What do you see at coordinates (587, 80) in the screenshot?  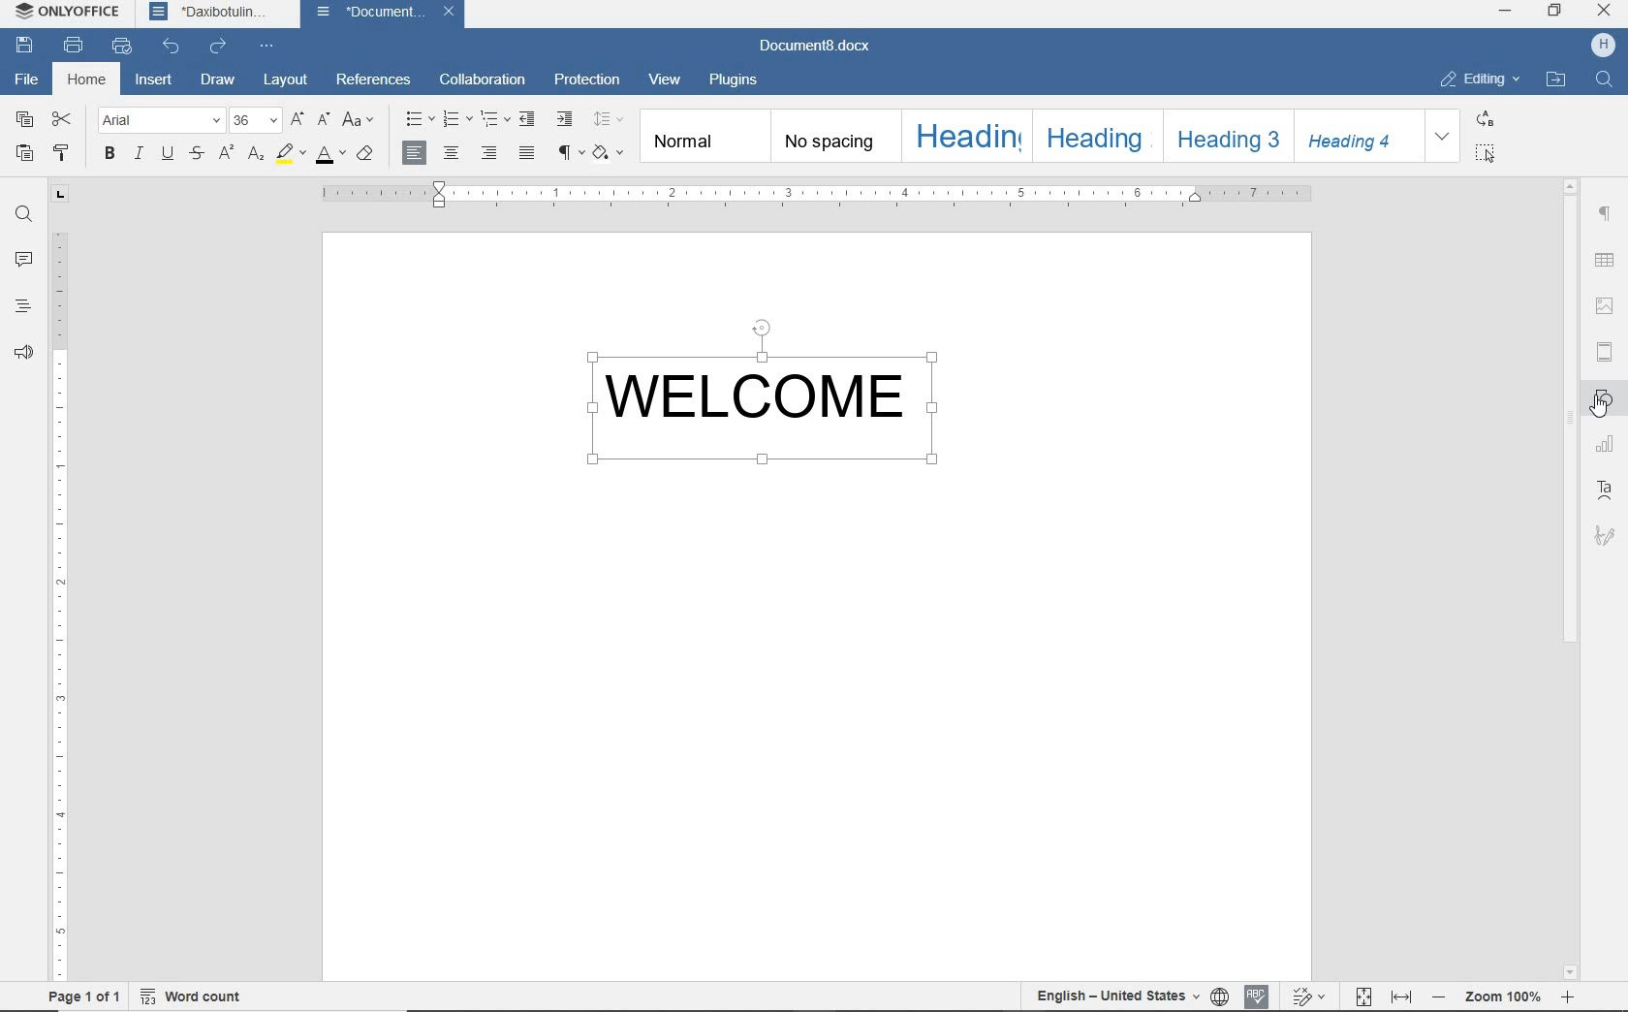 I see `PROTECTION` at bounding box center [587, 80].